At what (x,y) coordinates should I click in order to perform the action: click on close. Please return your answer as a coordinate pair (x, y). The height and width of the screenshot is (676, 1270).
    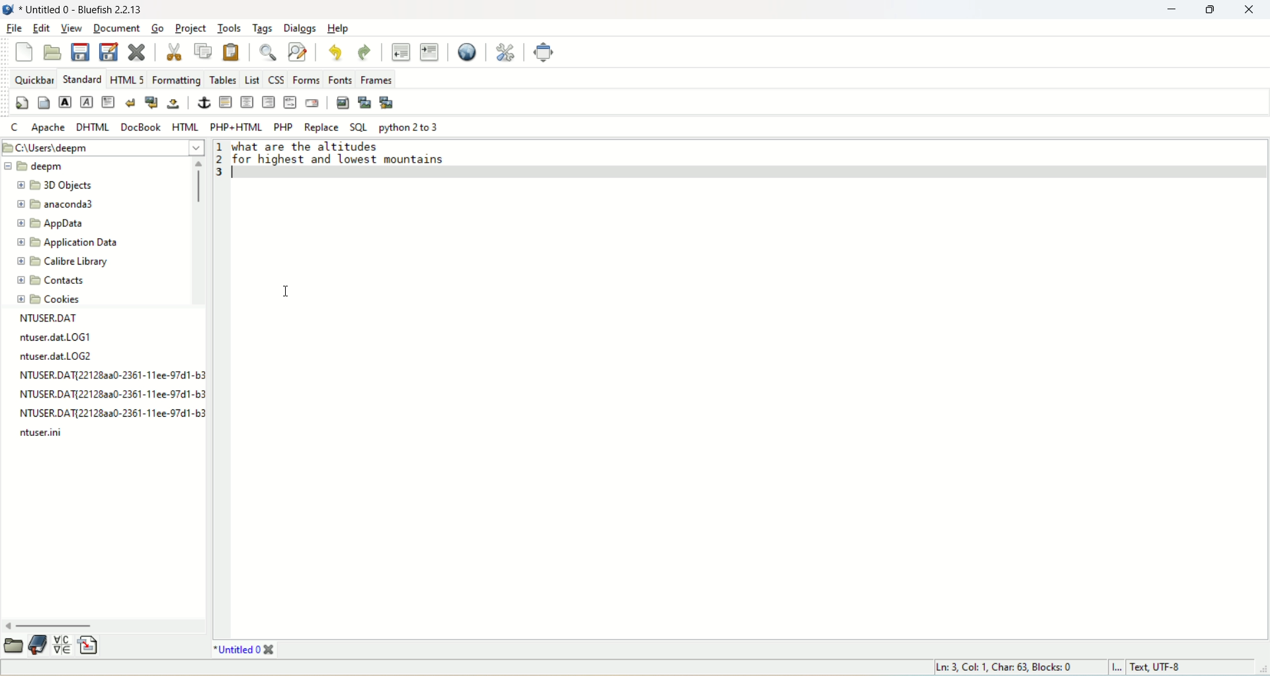
    Looking at the image, I should click on (1251, 11).